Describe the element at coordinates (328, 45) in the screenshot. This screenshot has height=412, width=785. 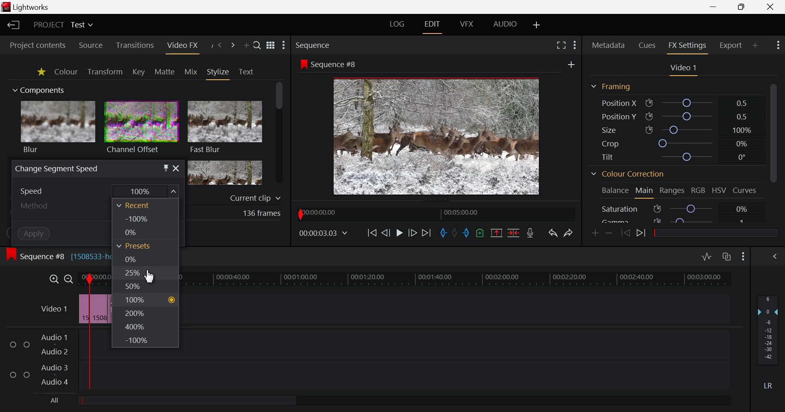
I see `Sequence` at that location.